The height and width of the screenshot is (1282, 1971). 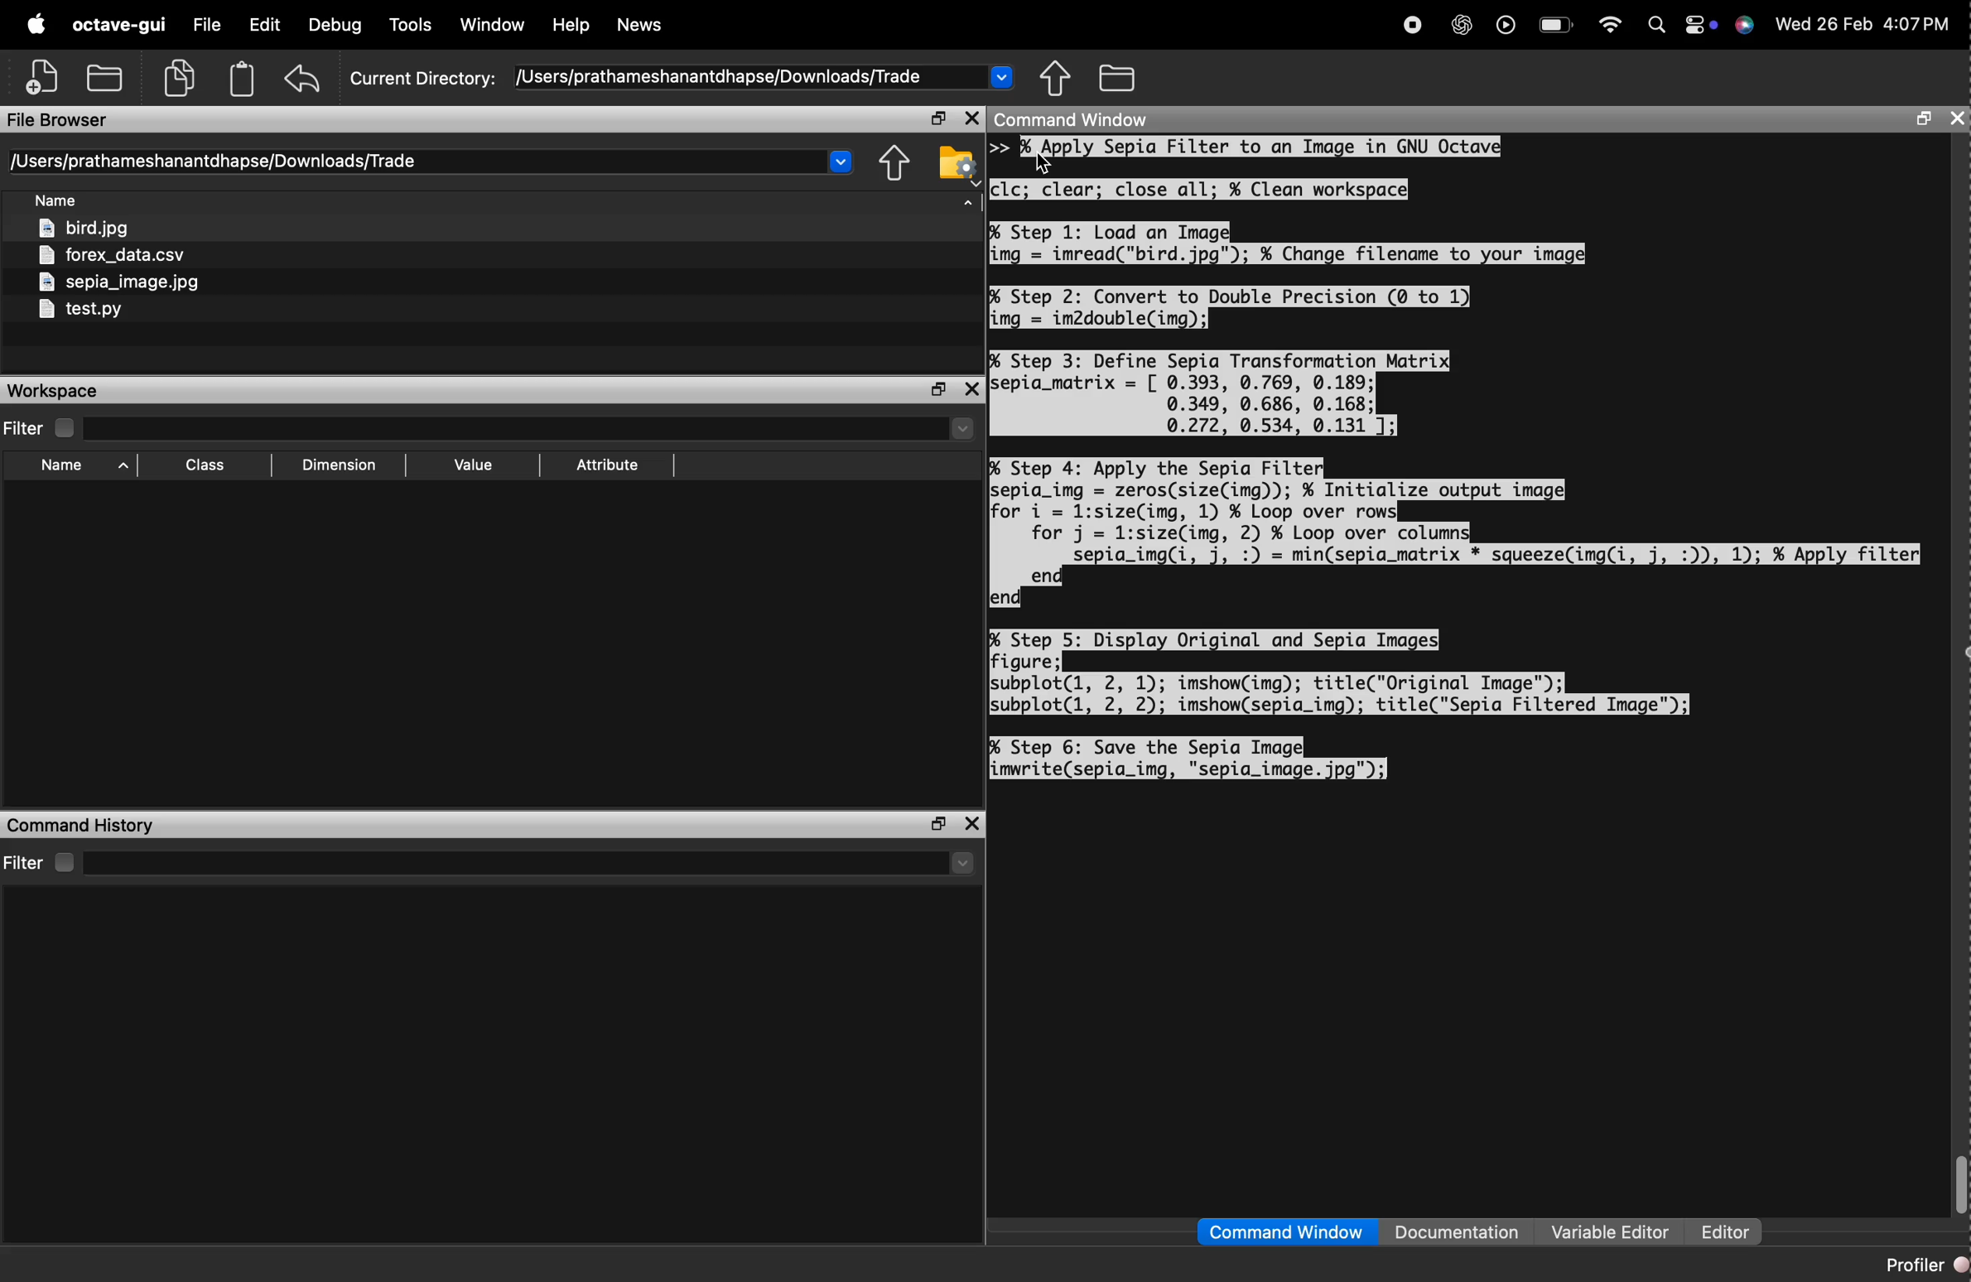 I want to click on share, so click(x=1055, y=76).